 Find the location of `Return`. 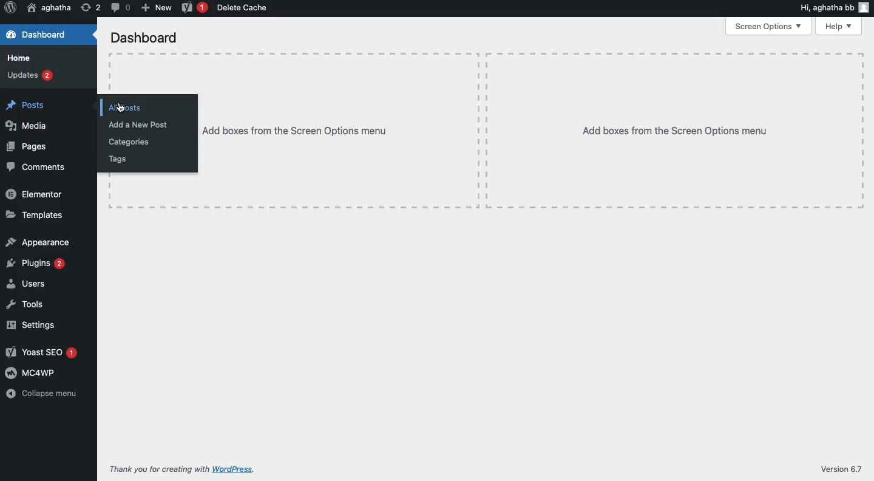

Return is located at coordinates (89, 7).